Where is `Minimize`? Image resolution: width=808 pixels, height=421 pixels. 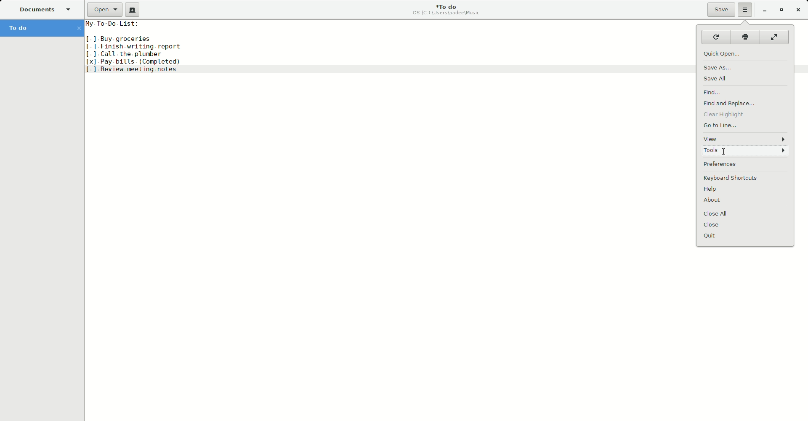
Minimize is located at coordinates (765, 11).